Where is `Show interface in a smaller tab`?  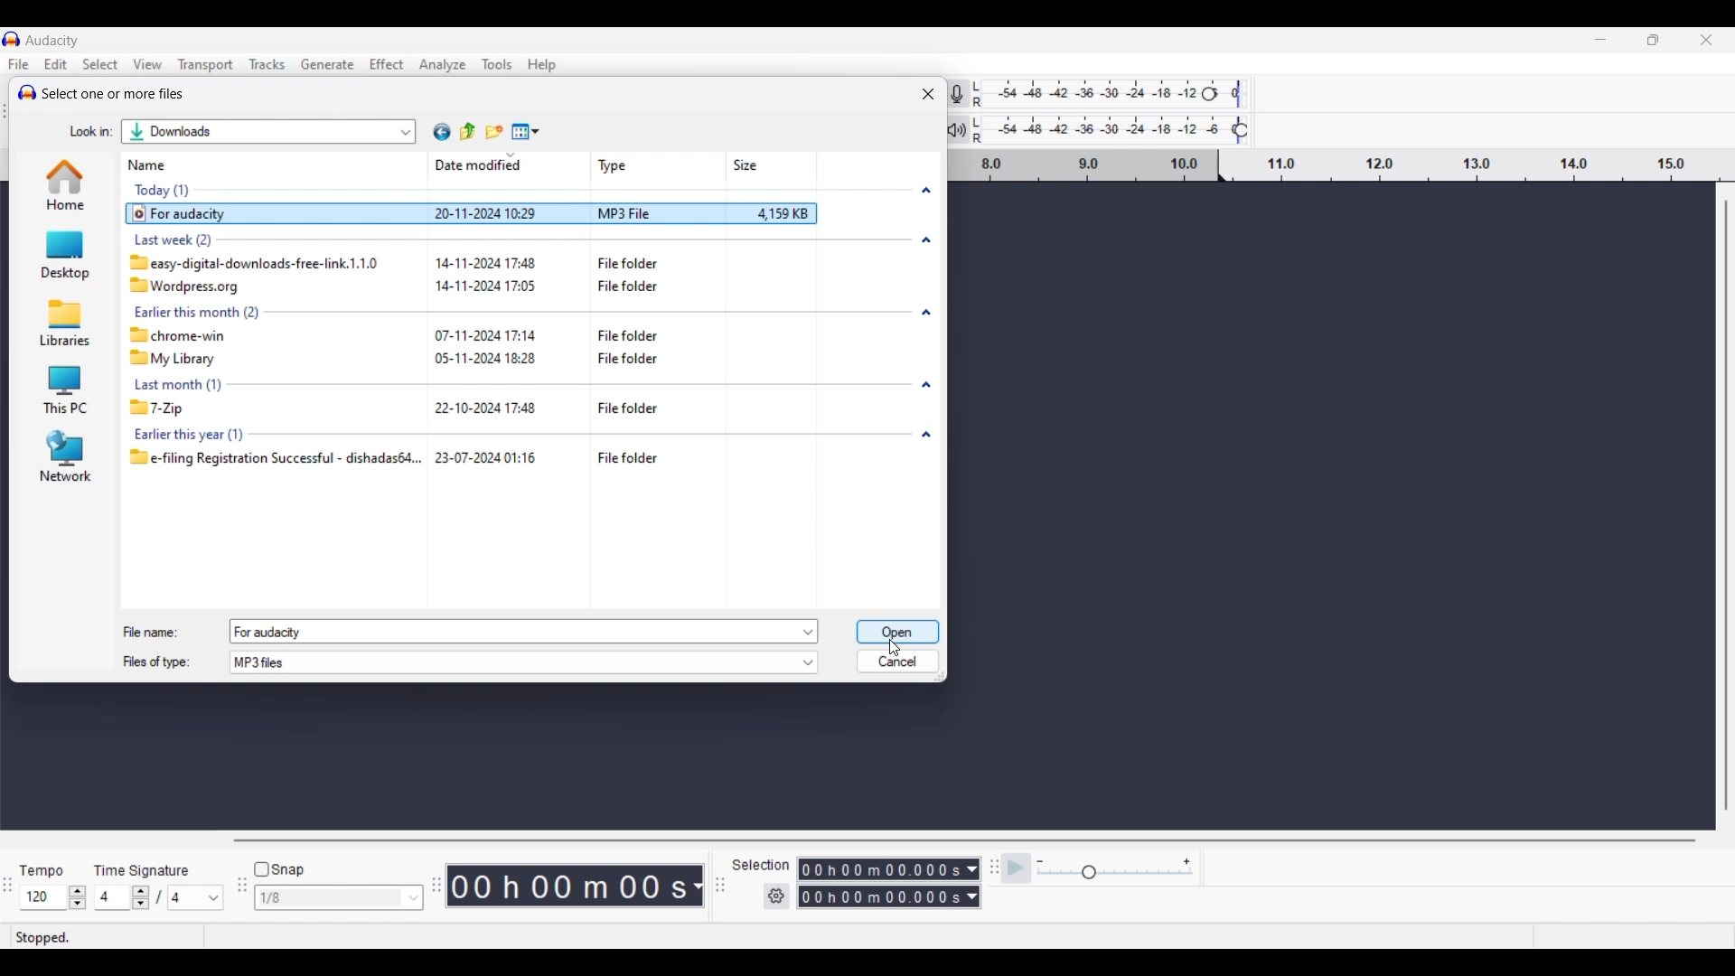
Show interface in a smaller tab is located at coordinates (1653, 40).